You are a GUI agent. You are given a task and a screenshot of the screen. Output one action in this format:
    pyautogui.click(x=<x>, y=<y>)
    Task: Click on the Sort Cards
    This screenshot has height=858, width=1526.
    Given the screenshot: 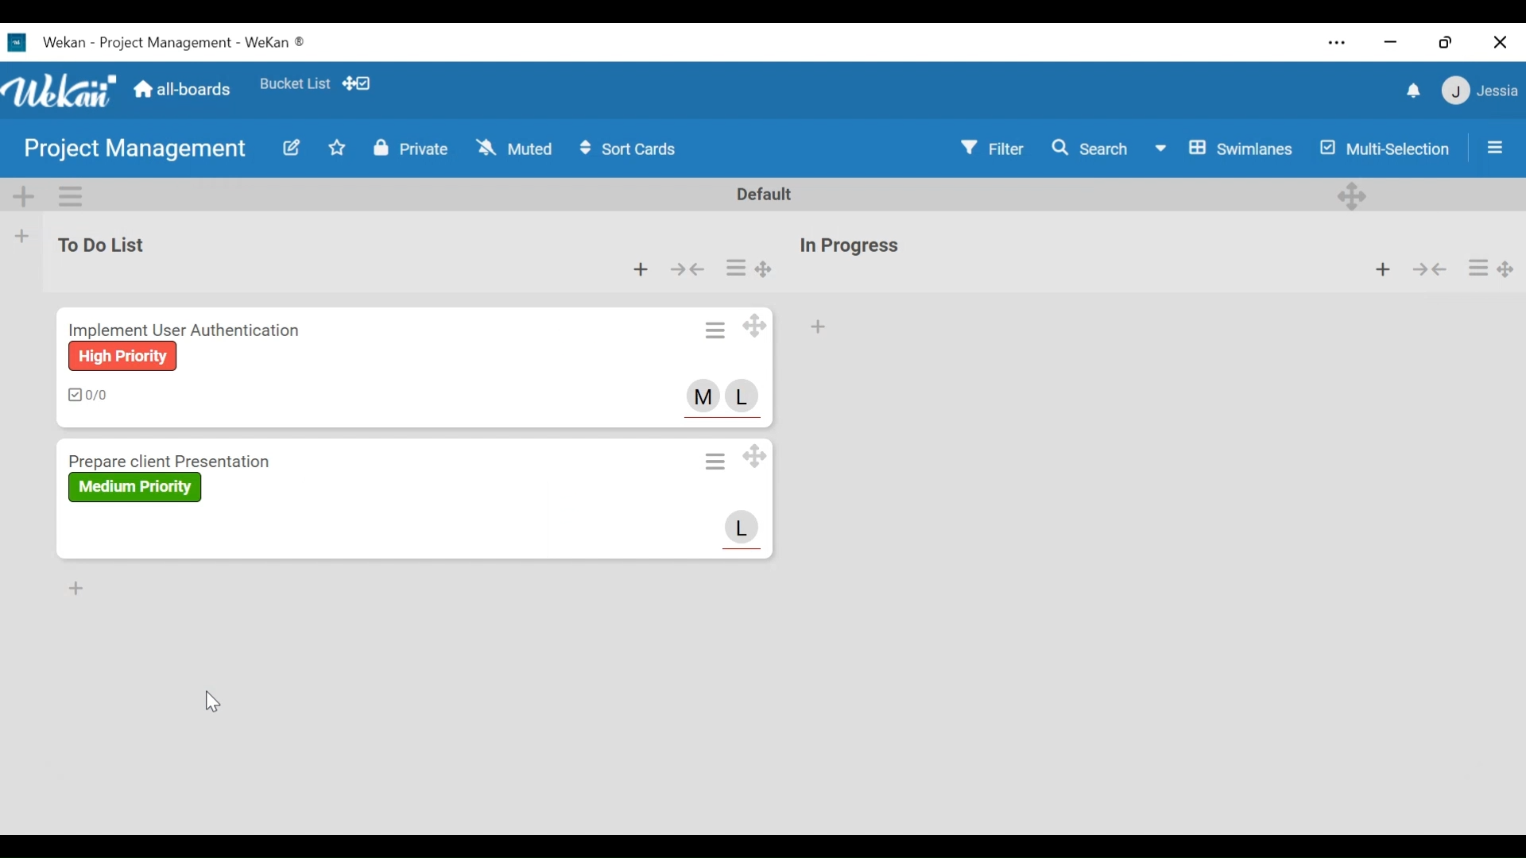 What is the action you would take?
    pyautogui.click(x=629, y=149)
    